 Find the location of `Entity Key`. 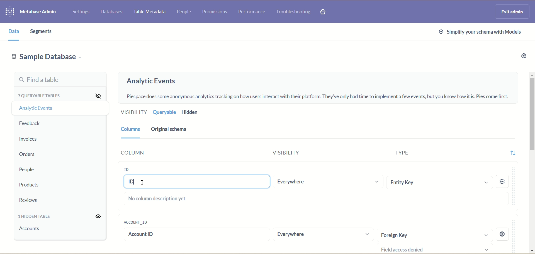

Entity Key is located at coordinates (439, 183).